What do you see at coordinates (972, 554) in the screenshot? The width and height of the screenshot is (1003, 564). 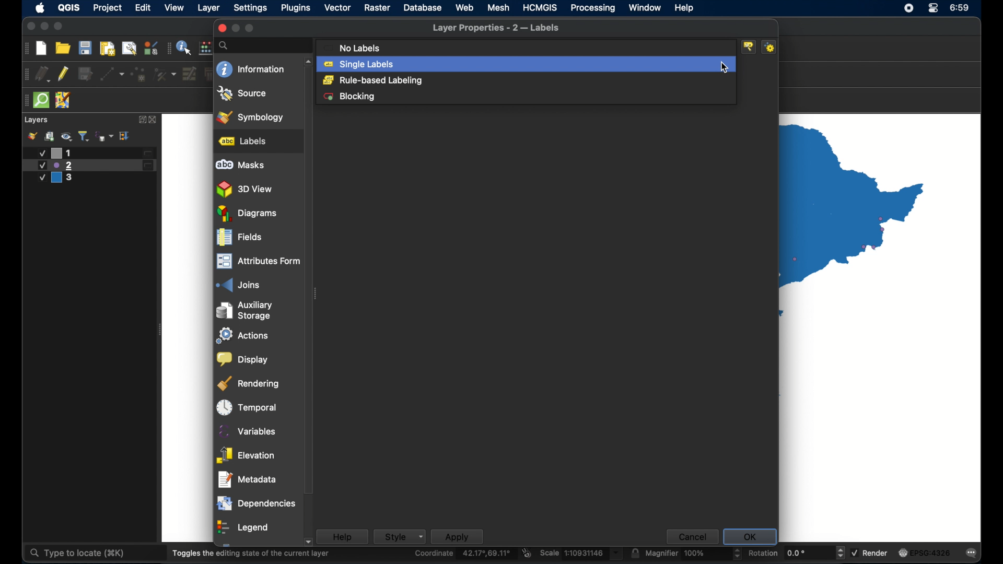 I see `messages` at bounding box center [972, 554].